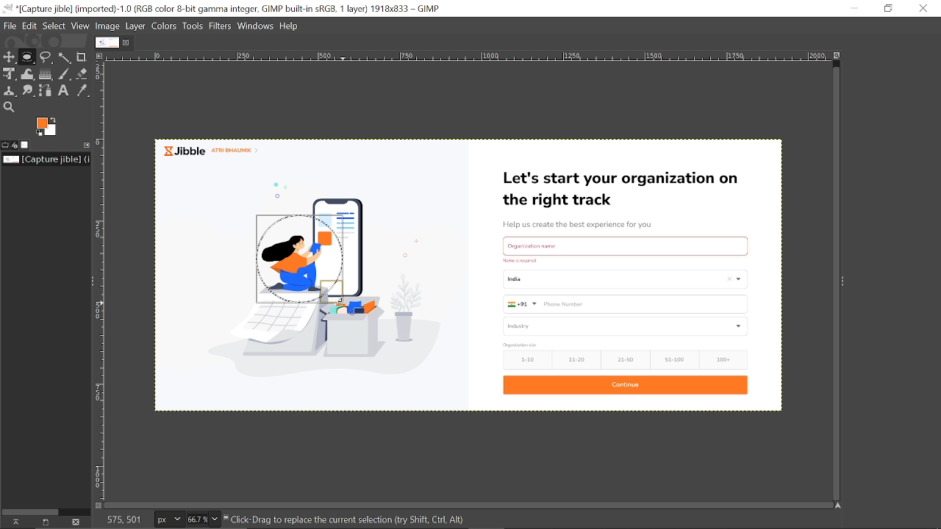 The image size is (941, 529). What do you see at coordinates (5, 145) in the screenshot?
I see `Tool options` at bounding box center [5, 145].